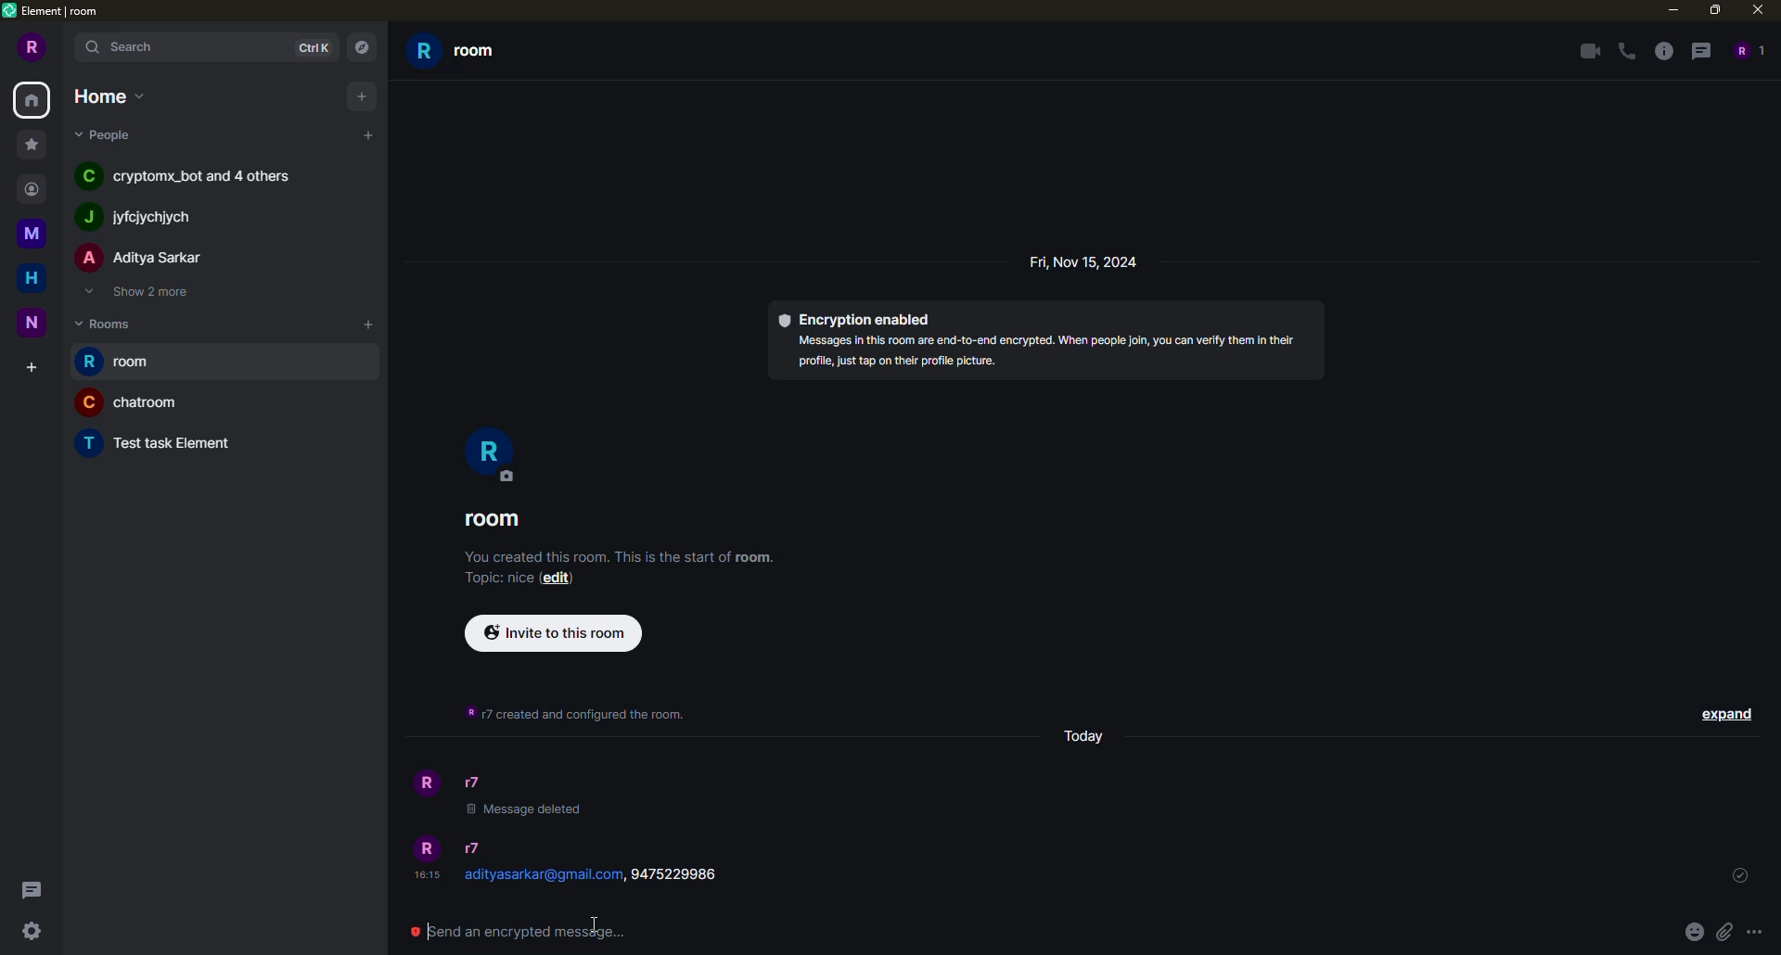  What do you see at coordinates (36, 187) in the screenshot?
I see `contact` at bounding box center [36, 187].